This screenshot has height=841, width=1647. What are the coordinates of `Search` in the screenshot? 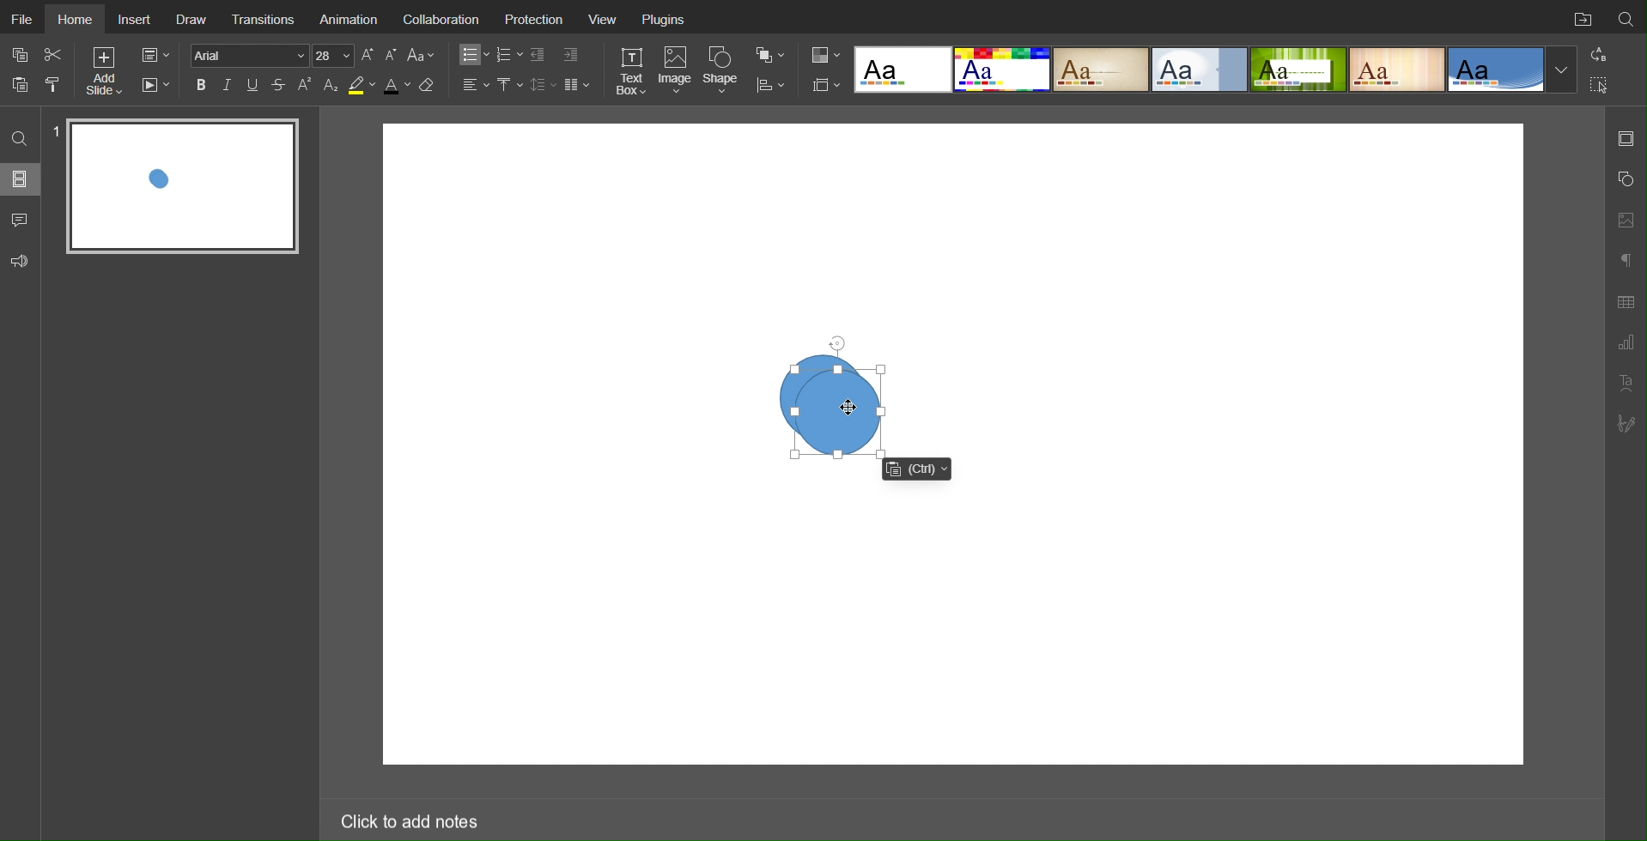 It's located at (1626, 16).